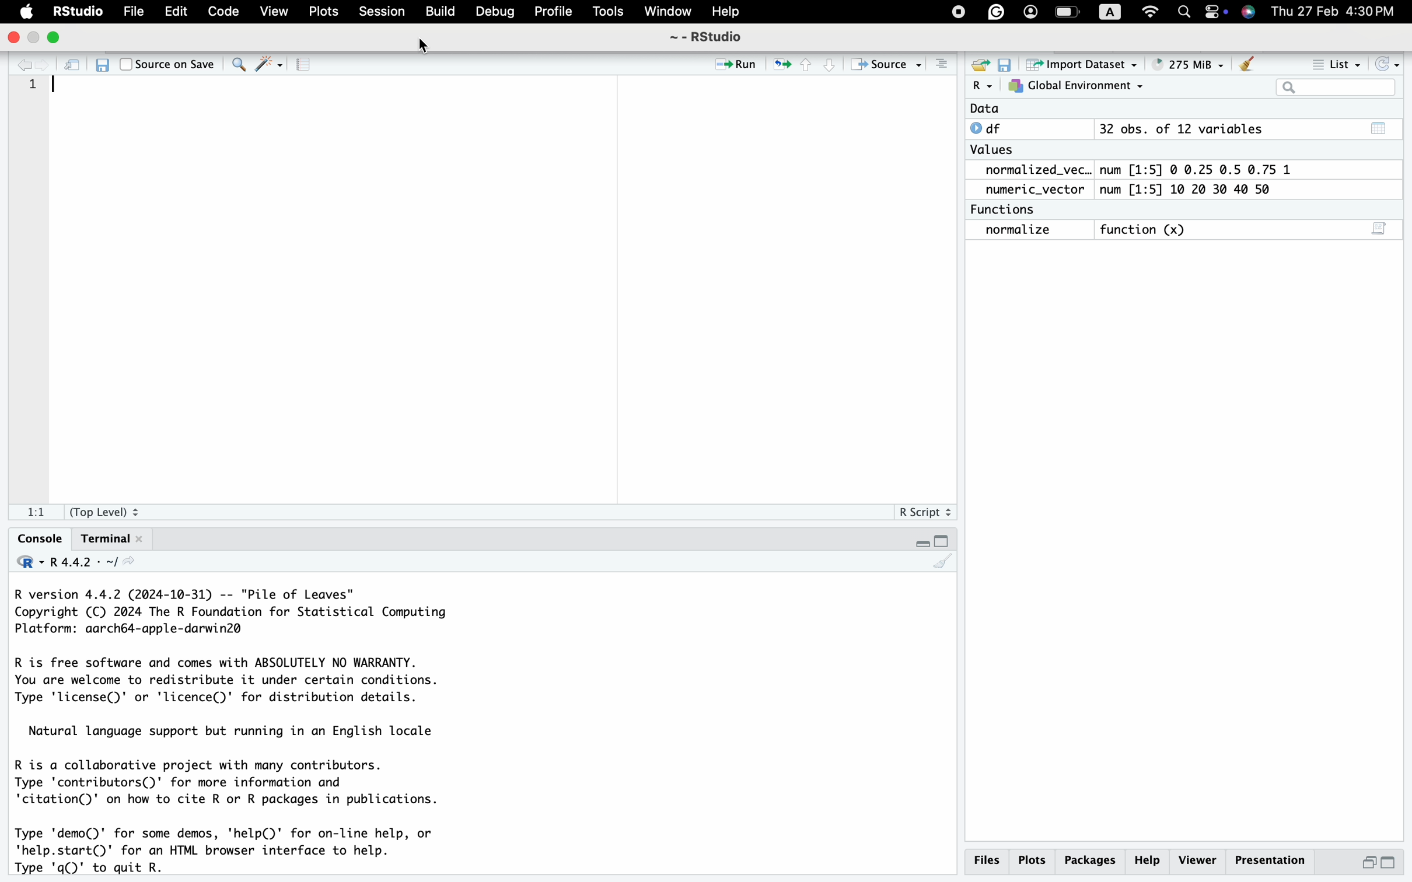 The width and height of the screenshot is (1412, 882). Describe the element at coordinates (886, 64) in the screenshot. I see `source` at that location.